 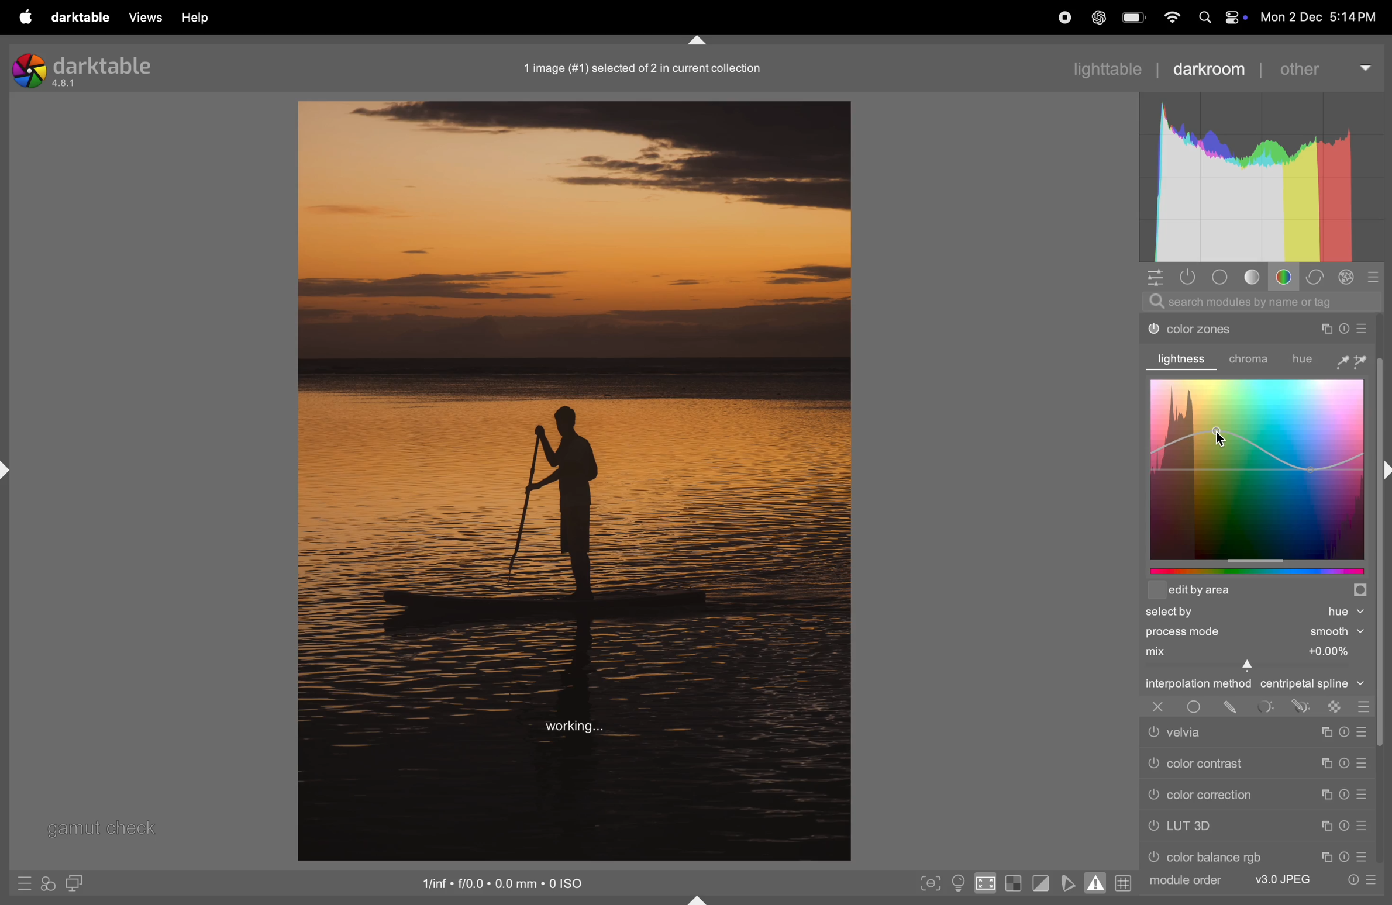 I want to click on toggle indication of raw exposure, so click(x=1014, y=883).